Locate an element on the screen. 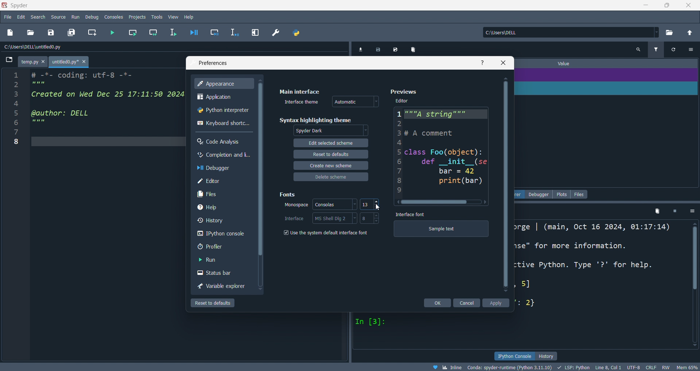 Image resolution: width=700 pixels, height=371 pixels. run is located at coordinates (224, 259).